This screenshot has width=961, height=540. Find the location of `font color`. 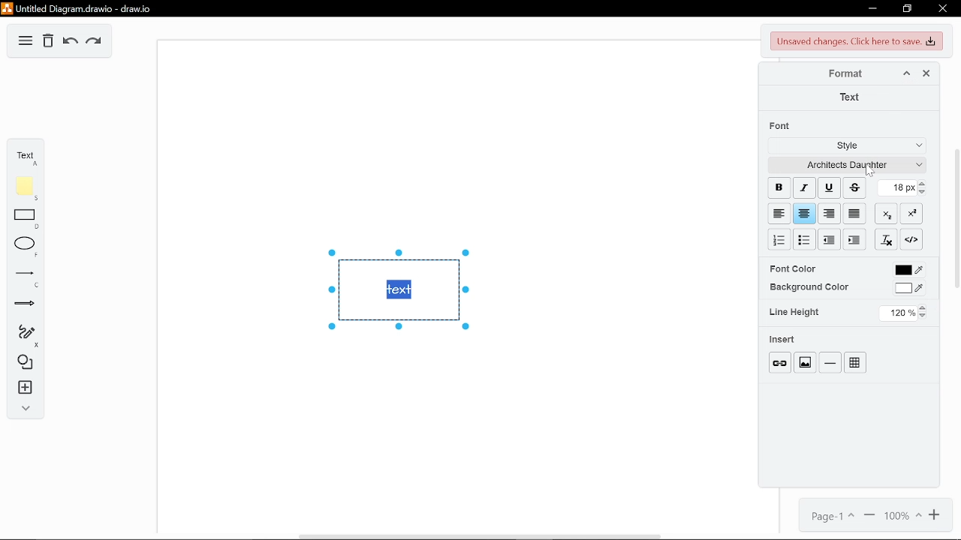

font color is located at coordinates (908, 271).